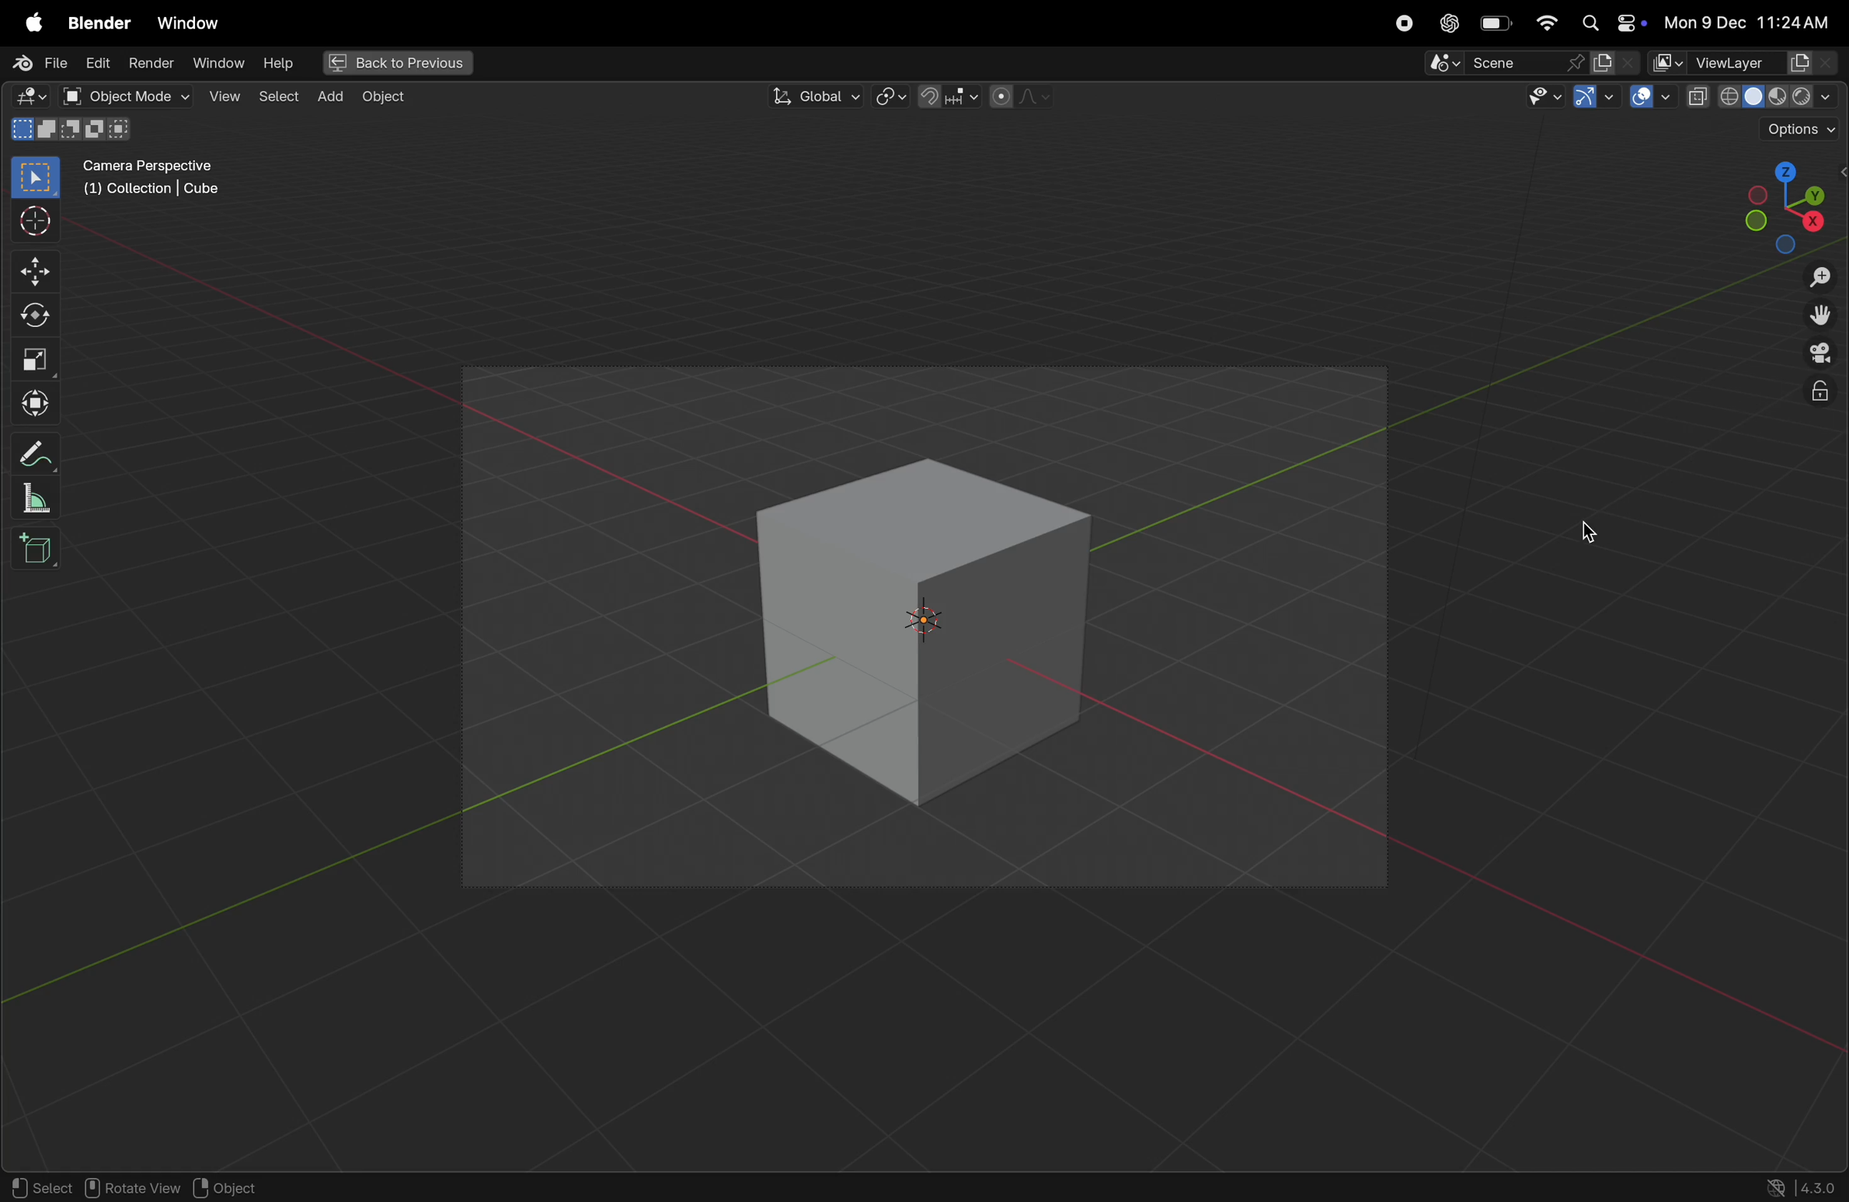 This screenshot has height=1202, width=1849. What do you see at coordinates (1547, 21) in the screenshot?
I see `wifi` at bounding box center [1547, 21].